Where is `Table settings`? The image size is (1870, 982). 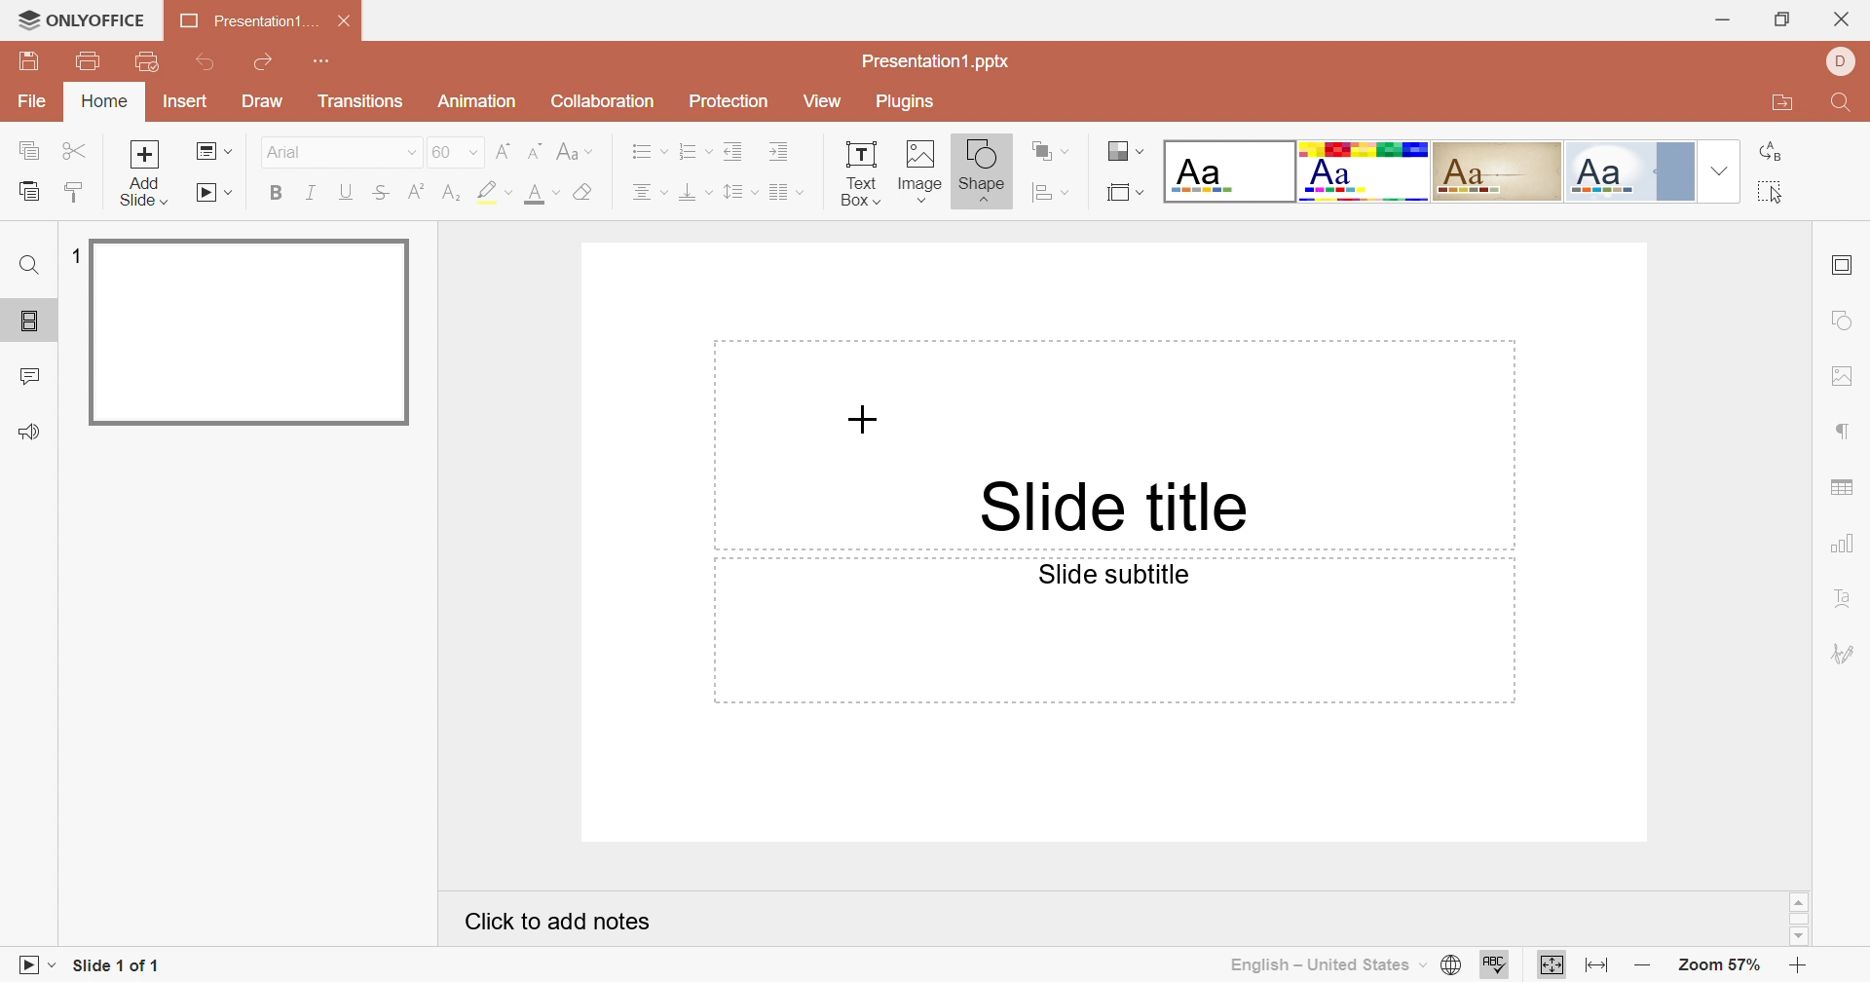 Table settings is located at coordinates (1842, 488).